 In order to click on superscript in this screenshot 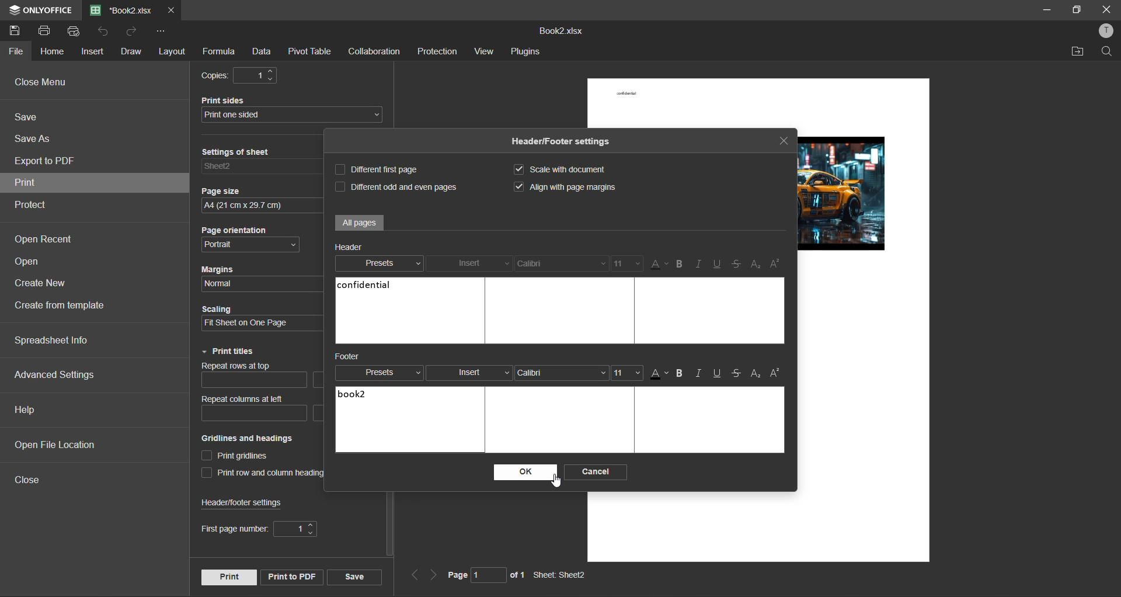, I will do `click(778, 265)`.